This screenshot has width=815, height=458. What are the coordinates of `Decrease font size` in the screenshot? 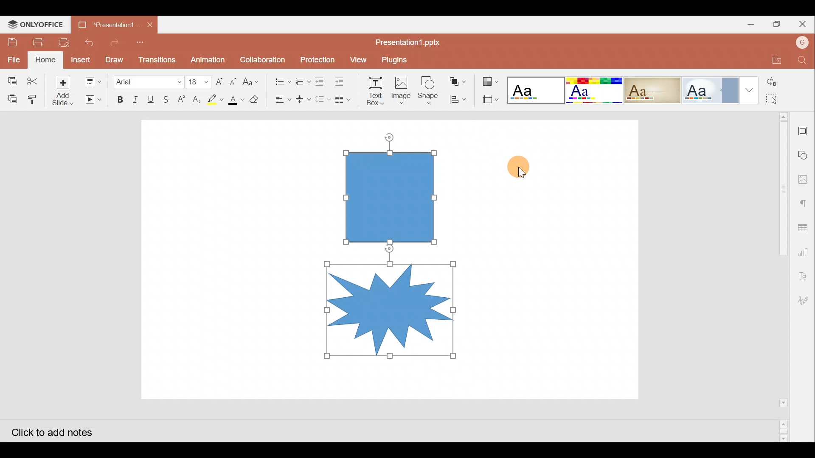 It's located at (235, 80).